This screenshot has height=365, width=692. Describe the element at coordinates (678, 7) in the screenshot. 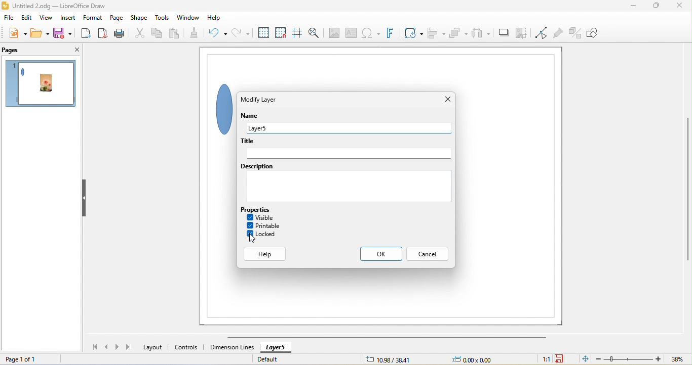

I see `close` at that location.